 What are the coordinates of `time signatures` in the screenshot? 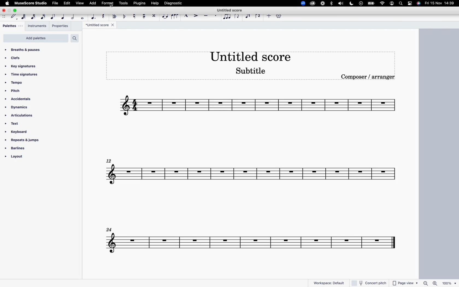 It's located at (23, 74).